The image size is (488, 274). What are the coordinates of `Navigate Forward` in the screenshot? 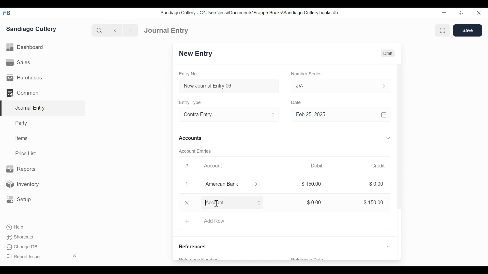 It's located at (131, 31).